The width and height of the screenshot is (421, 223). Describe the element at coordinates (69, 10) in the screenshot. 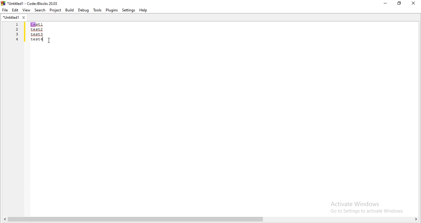

I see `Build ` at that location.